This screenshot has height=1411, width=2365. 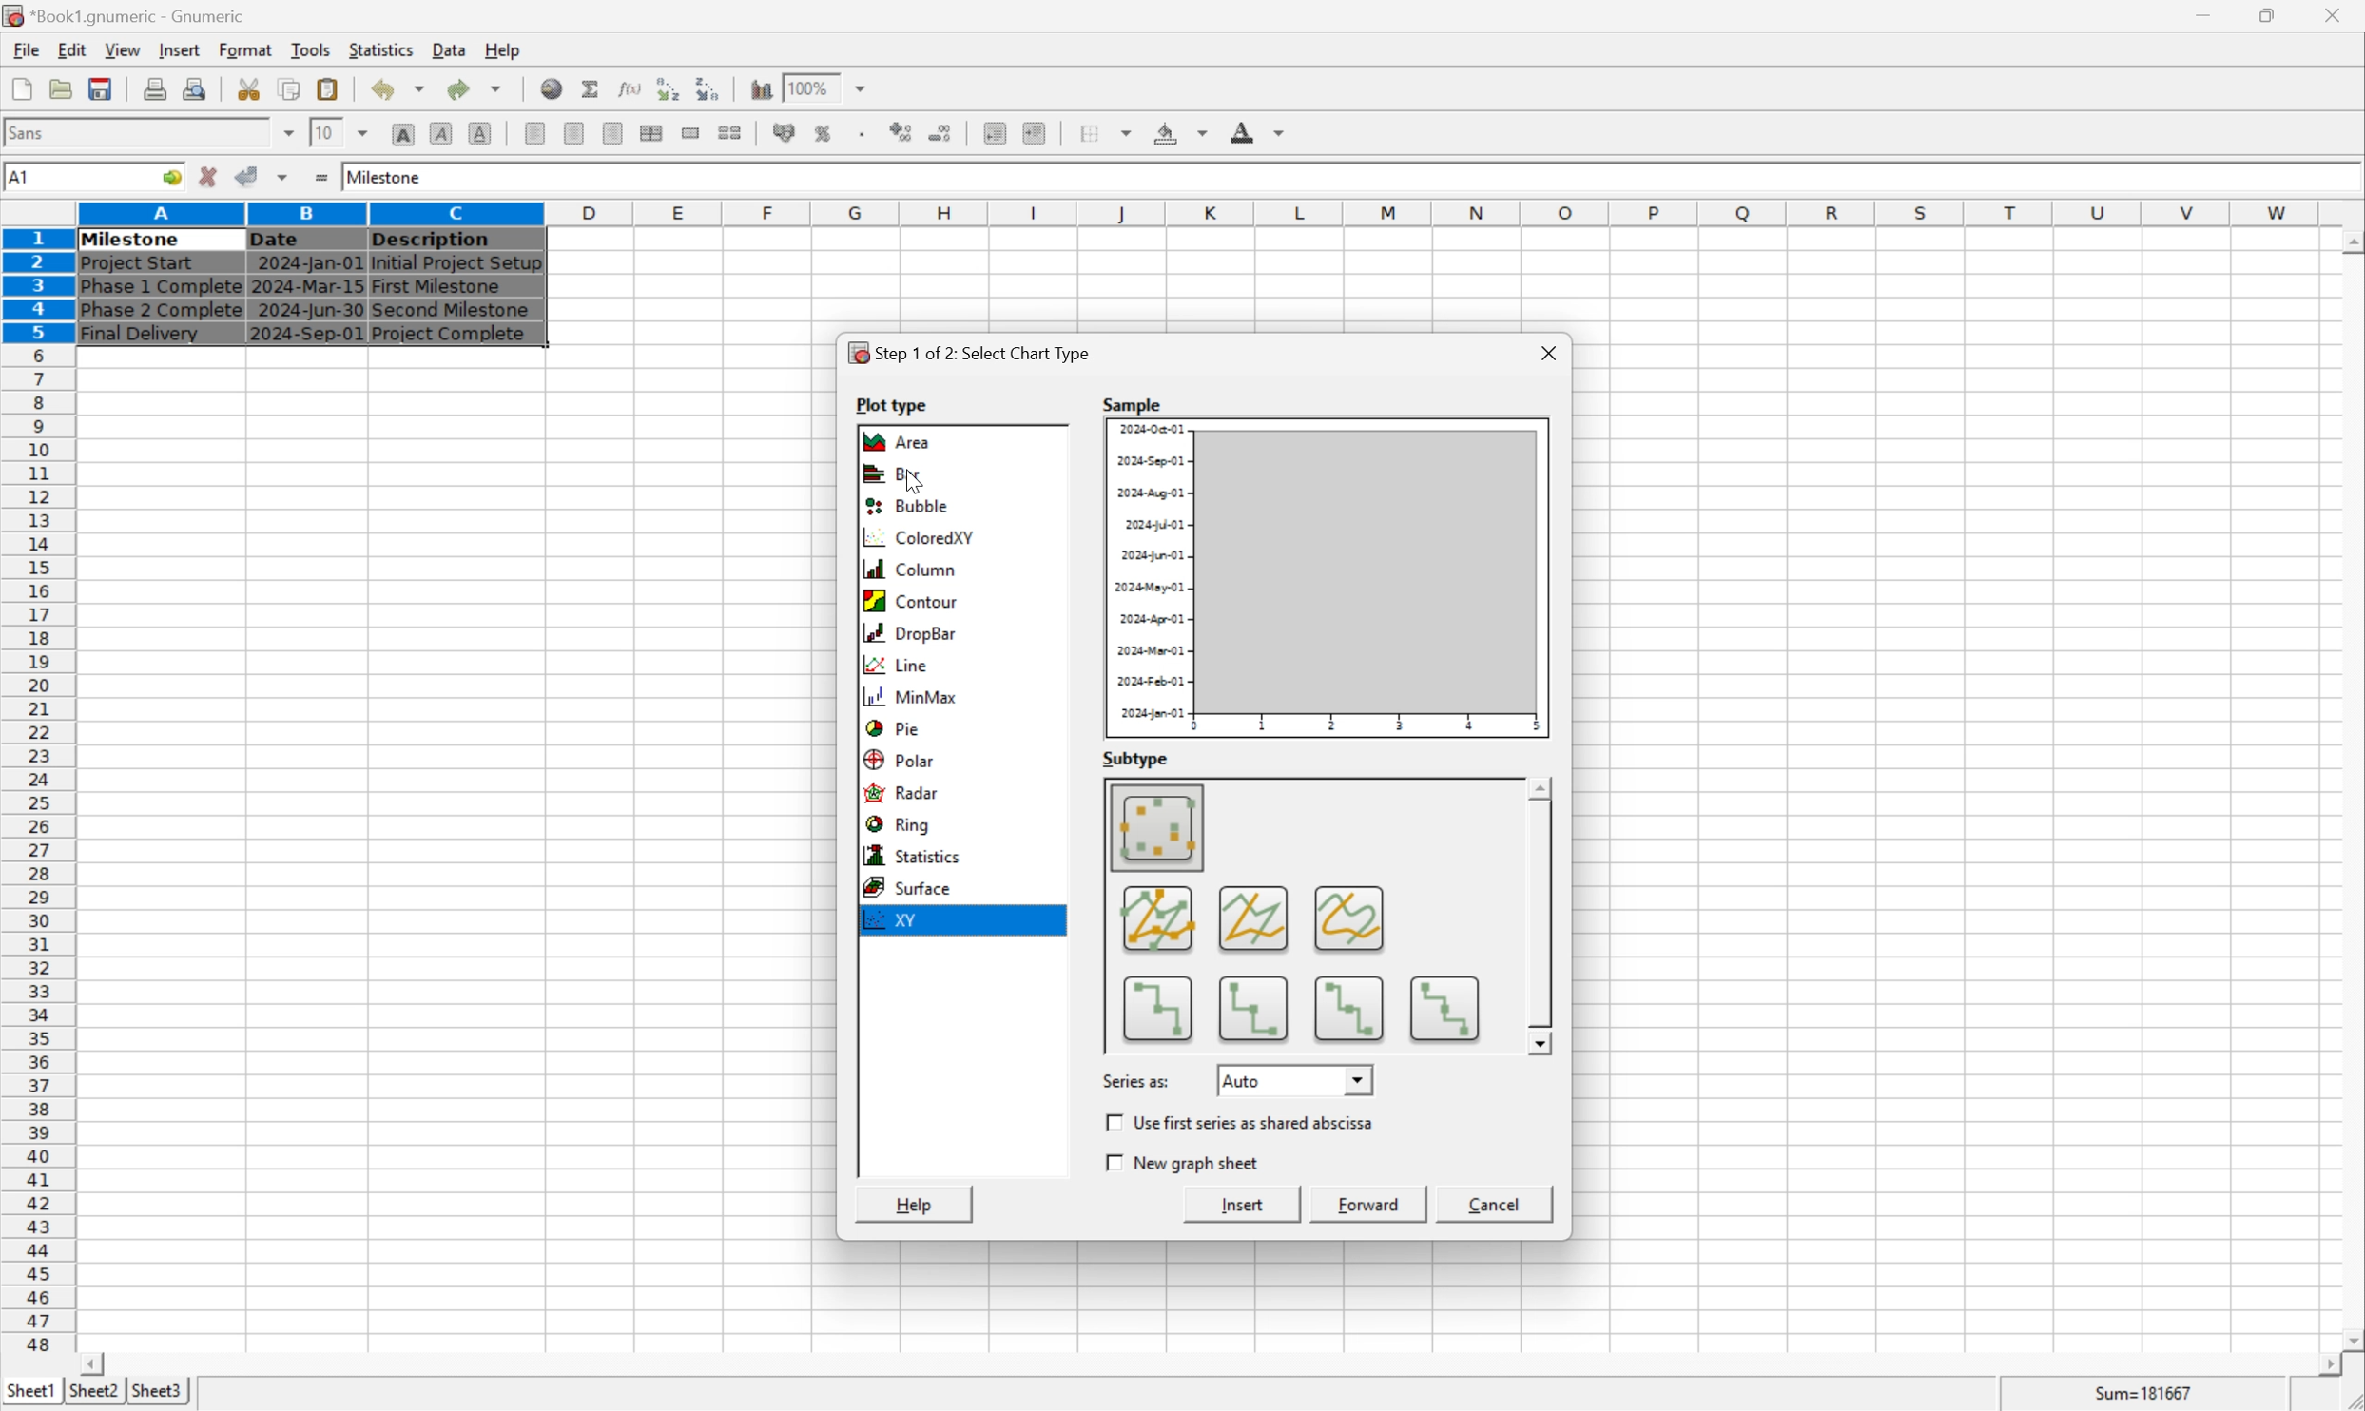 What do you see at coordinates (975, 353) in the screenshot?
I see `Step 1 of 2: Select chart type` at bounding box center [975, 353].